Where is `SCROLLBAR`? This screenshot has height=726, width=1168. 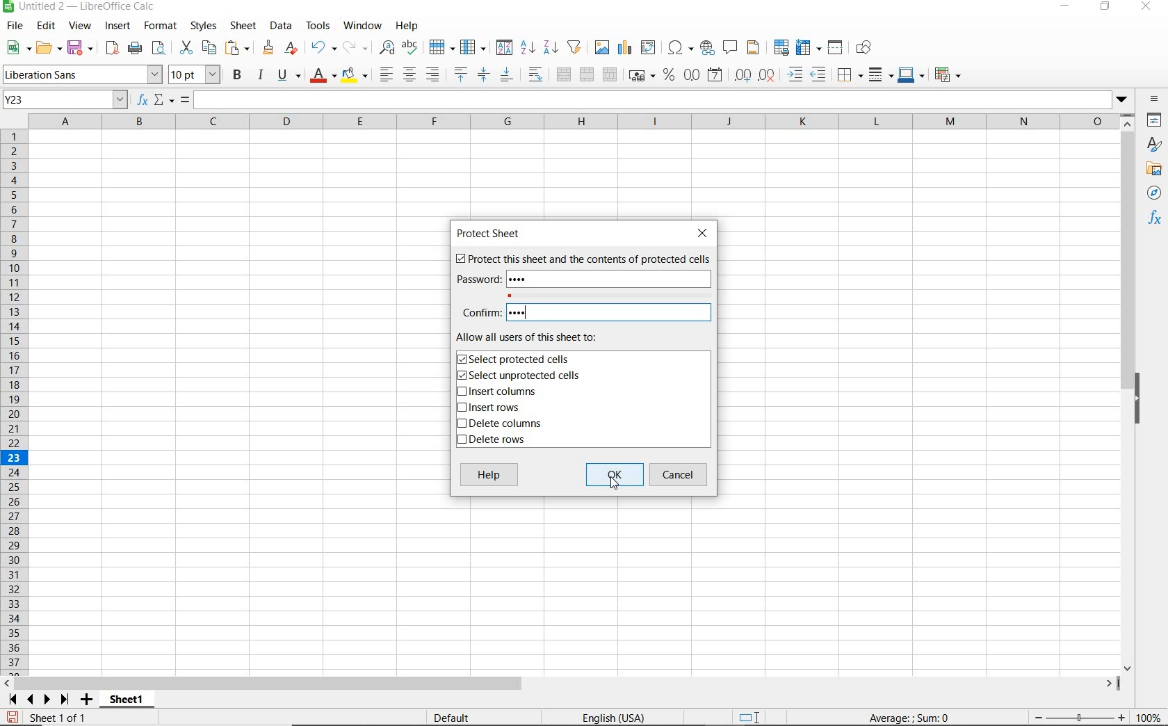
SCROLLBAR is located at coordinates (1128, 393).